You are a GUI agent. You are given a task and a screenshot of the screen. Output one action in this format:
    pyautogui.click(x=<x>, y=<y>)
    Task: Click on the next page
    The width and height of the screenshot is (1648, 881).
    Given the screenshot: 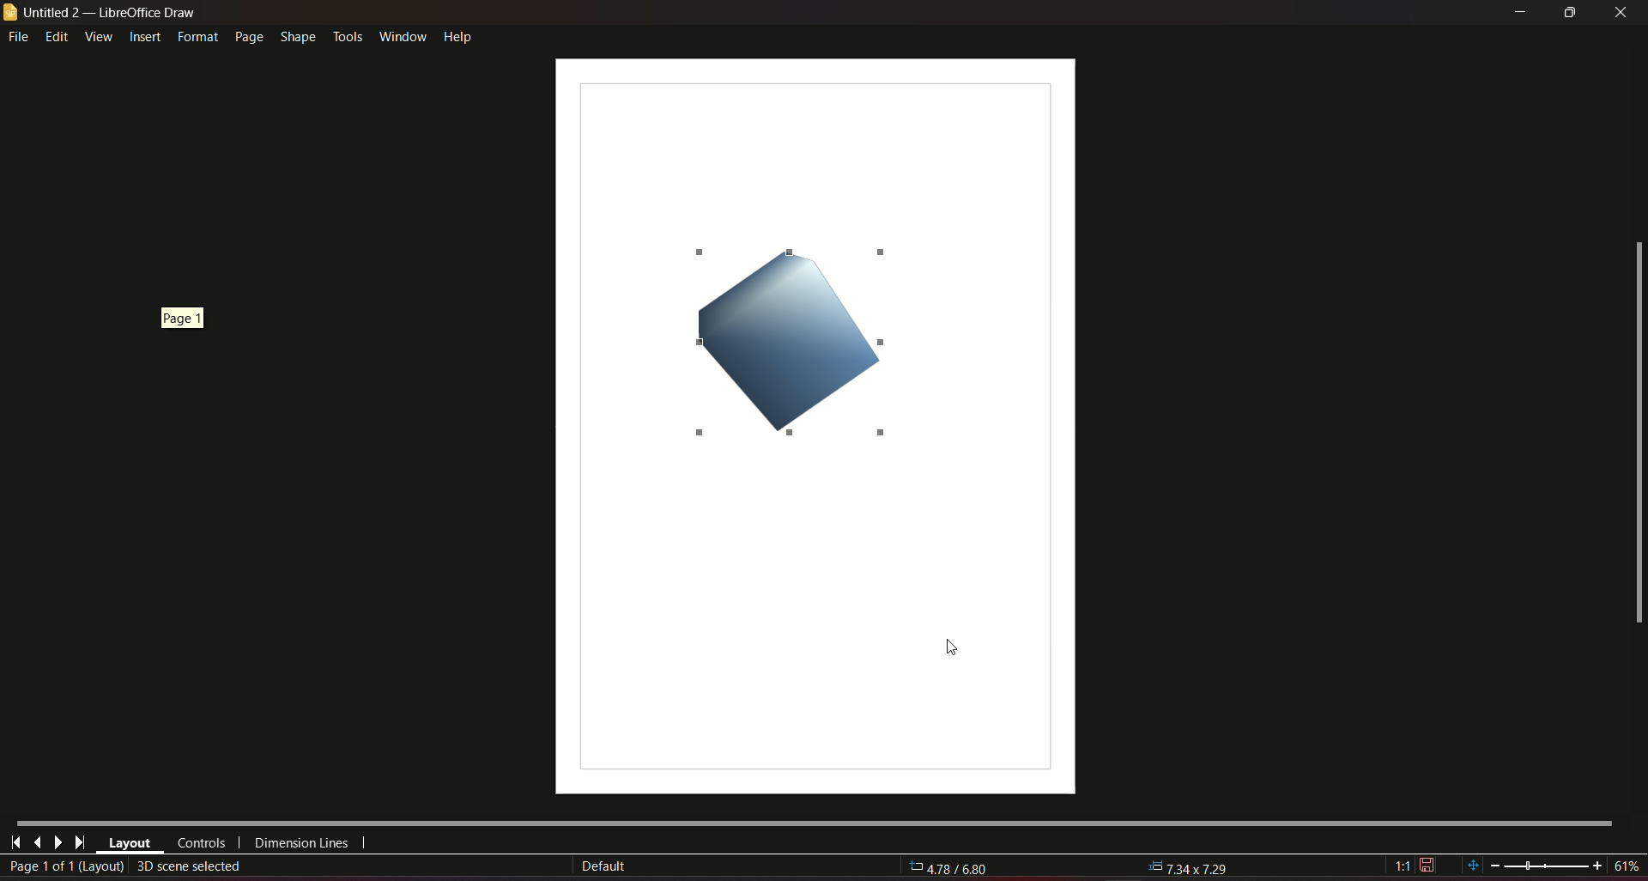 What is the action you would take?
    pyautogui.click(x=58, y=842)
    